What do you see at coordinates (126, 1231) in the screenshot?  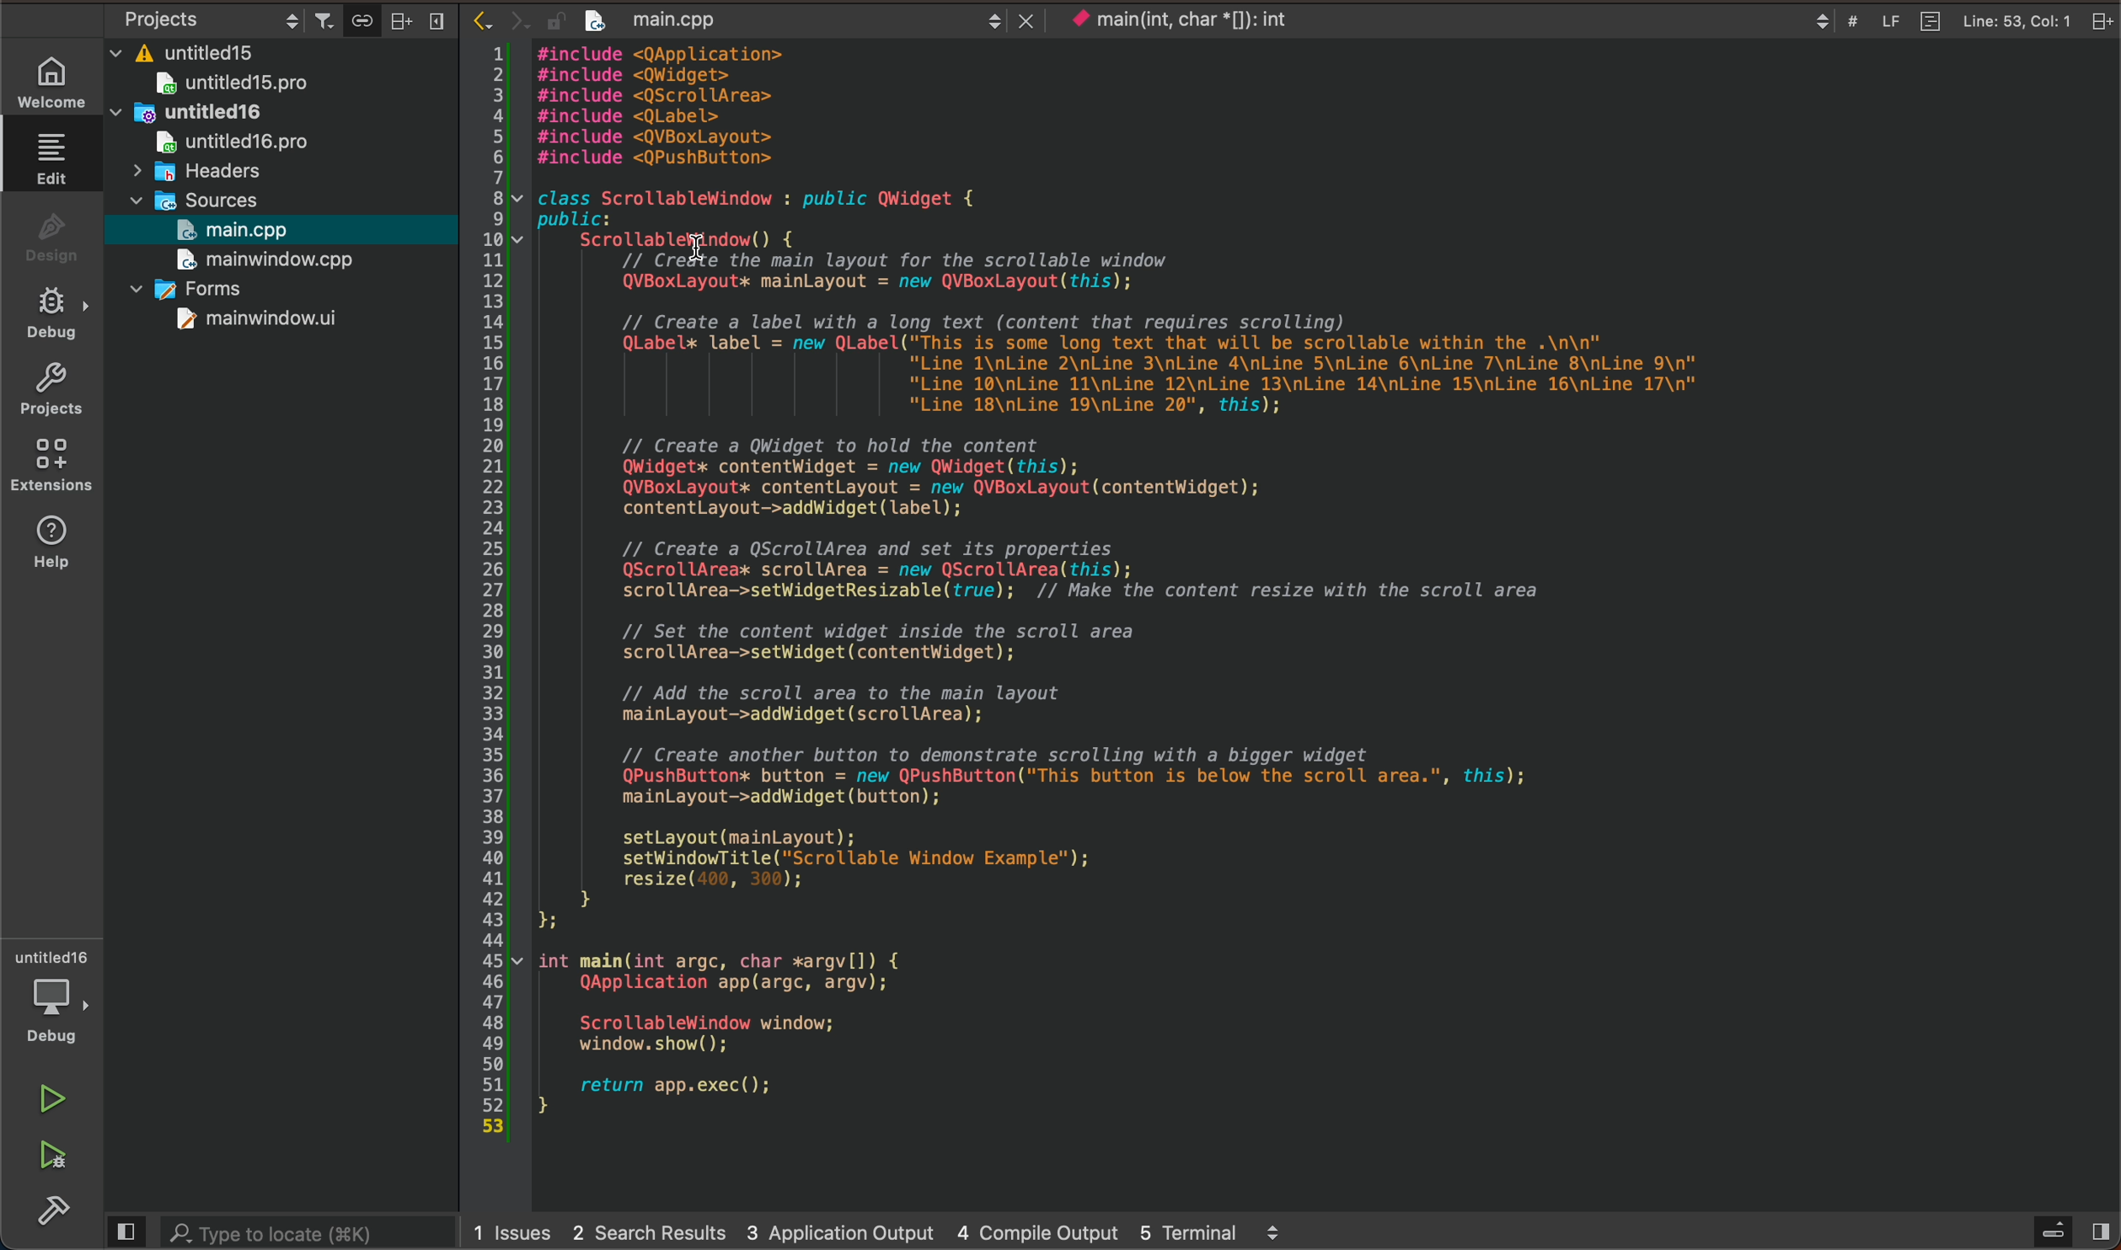 I see `close slide bar` at bounding box center [126, 1231].